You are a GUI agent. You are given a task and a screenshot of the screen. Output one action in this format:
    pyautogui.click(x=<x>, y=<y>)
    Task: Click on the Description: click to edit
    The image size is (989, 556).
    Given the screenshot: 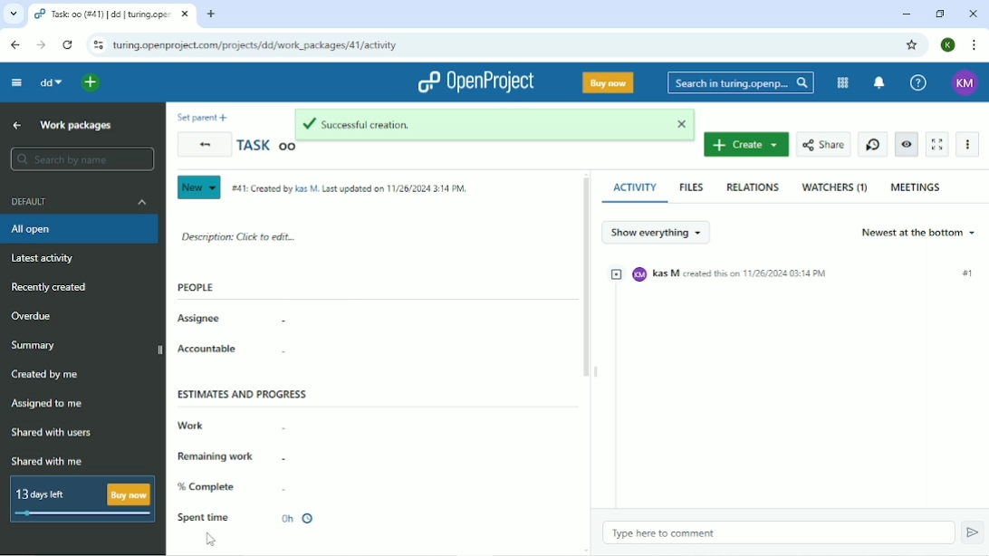 What is the action you would take?
    pyautogui.click(x=238, y=237)
    